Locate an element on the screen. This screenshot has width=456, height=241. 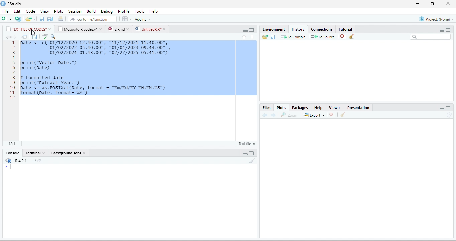
Console is located at coordinates (12, 153).